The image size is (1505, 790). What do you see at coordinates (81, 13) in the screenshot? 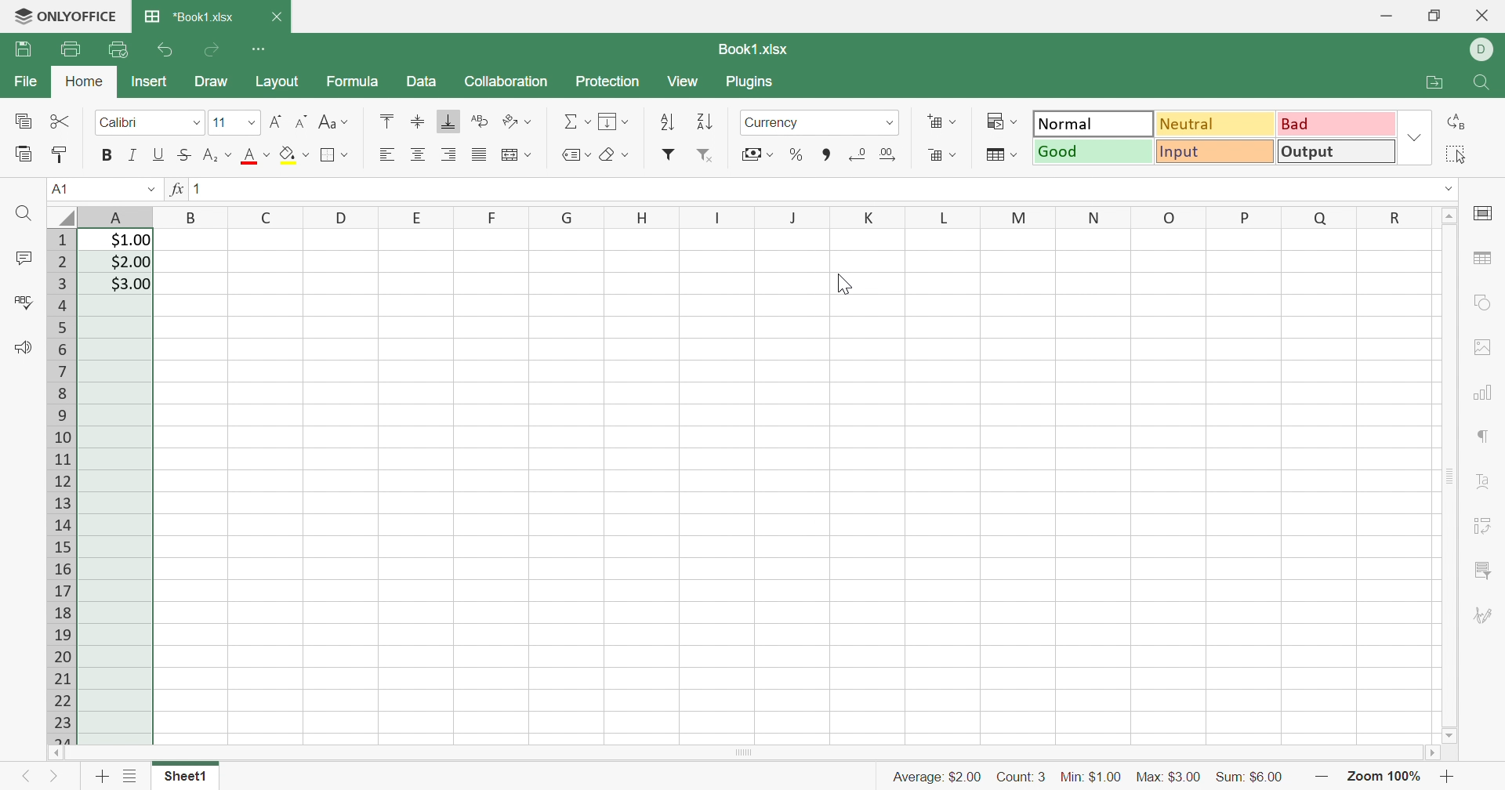
I see `ONLYOFFICE` at bounding box center [81, 13].